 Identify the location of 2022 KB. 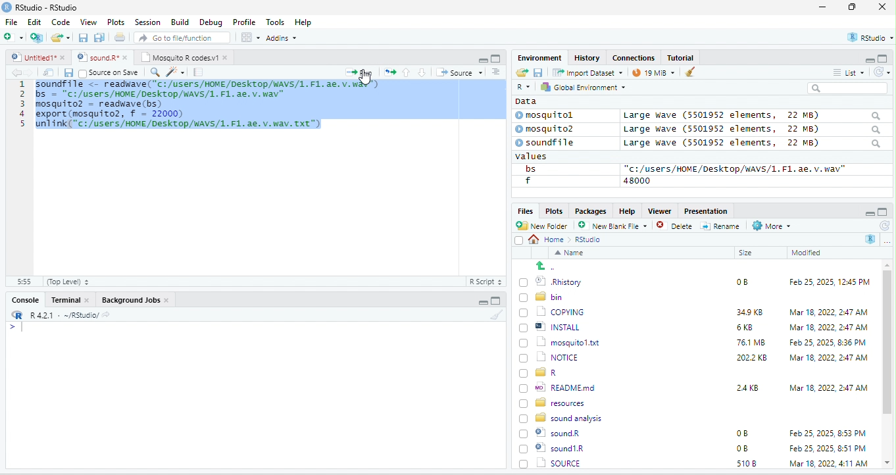
(753, 359).